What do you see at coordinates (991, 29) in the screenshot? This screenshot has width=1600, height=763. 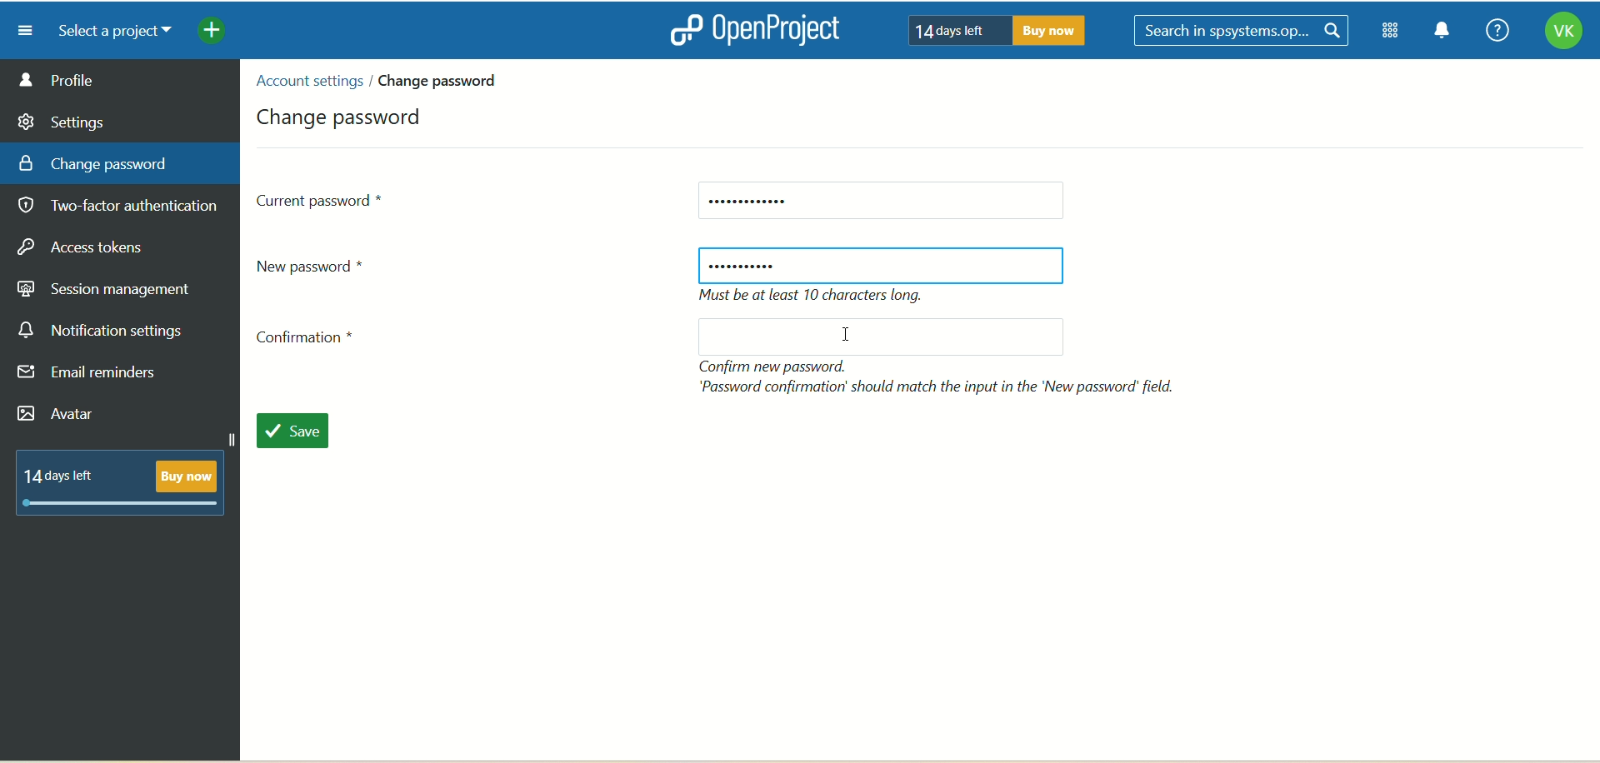 I see `text` at bounding box center [991, 29].